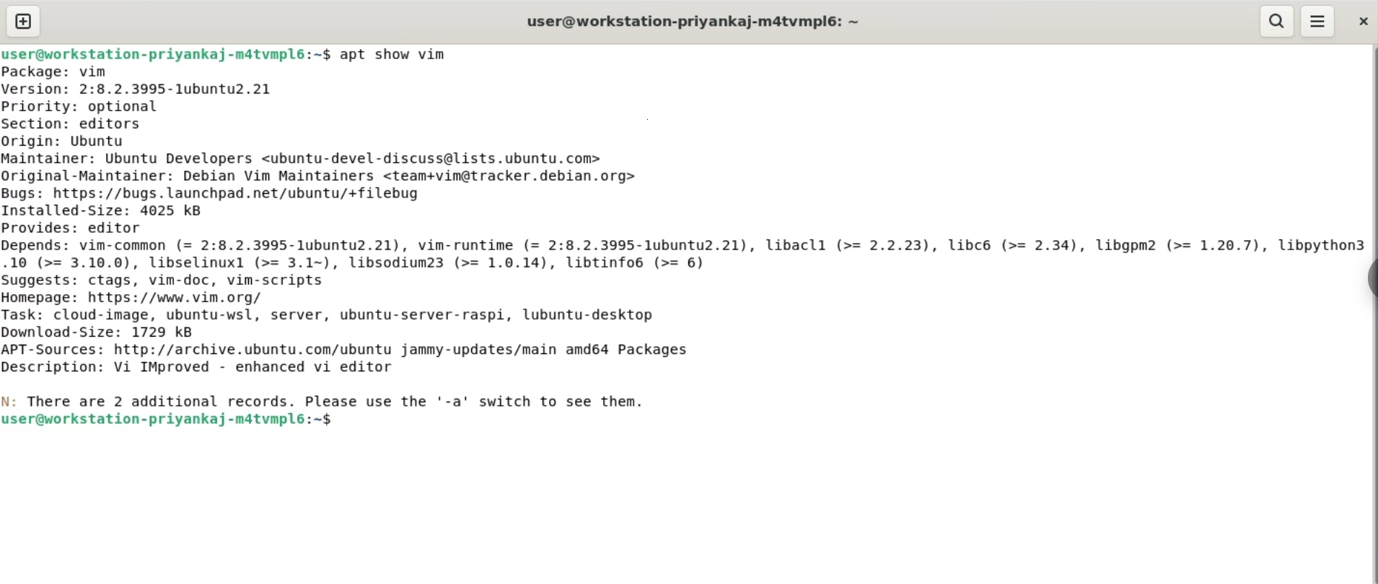 The image size is (1378, 584). What do you see at coordinates (1363, 22) in the screenshot?
I see `close` at bounding box center [1363, 22].